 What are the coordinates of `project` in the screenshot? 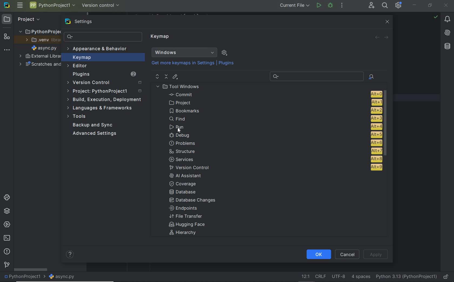 It's located at (274, 102).